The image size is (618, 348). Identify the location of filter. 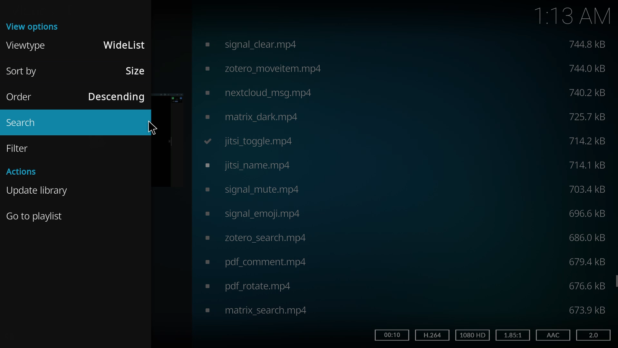
(19, 147).